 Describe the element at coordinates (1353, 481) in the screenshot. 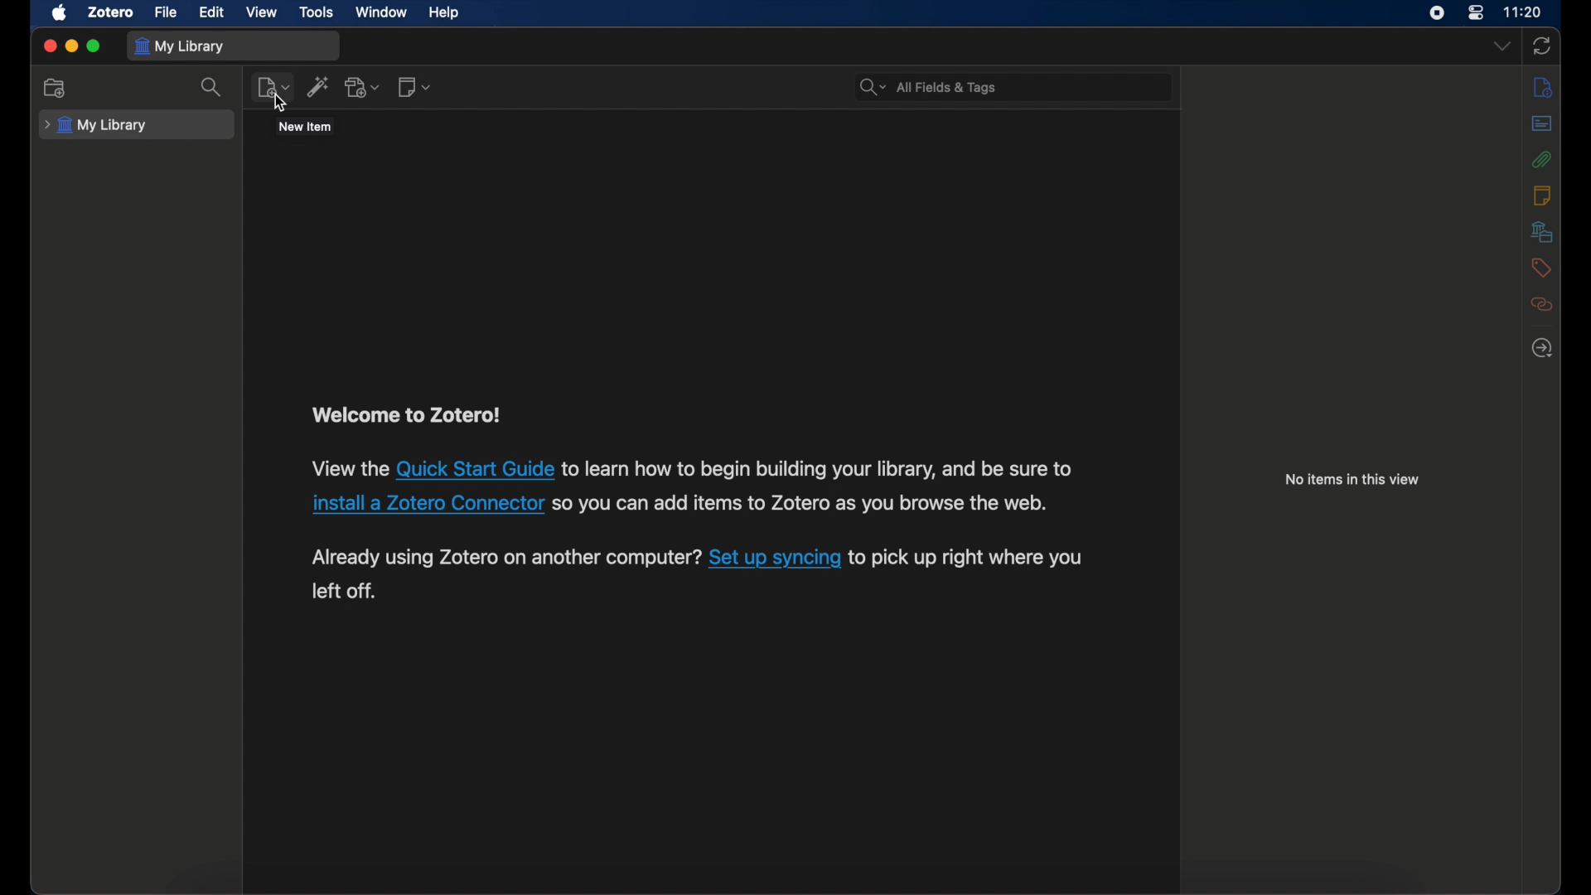

I see `no items in this view` at that location.